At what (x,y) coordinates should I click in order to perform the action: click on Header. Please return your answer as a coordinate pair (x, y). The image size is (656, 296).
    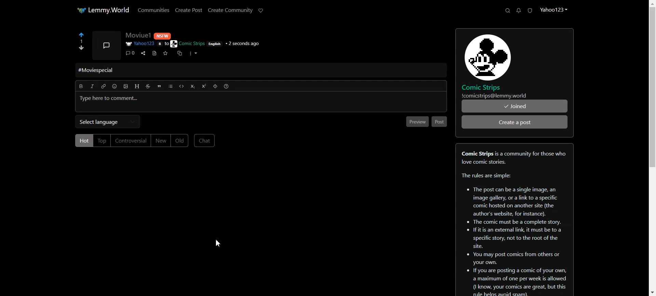
    Looking at the image, I should click on (136, 86).